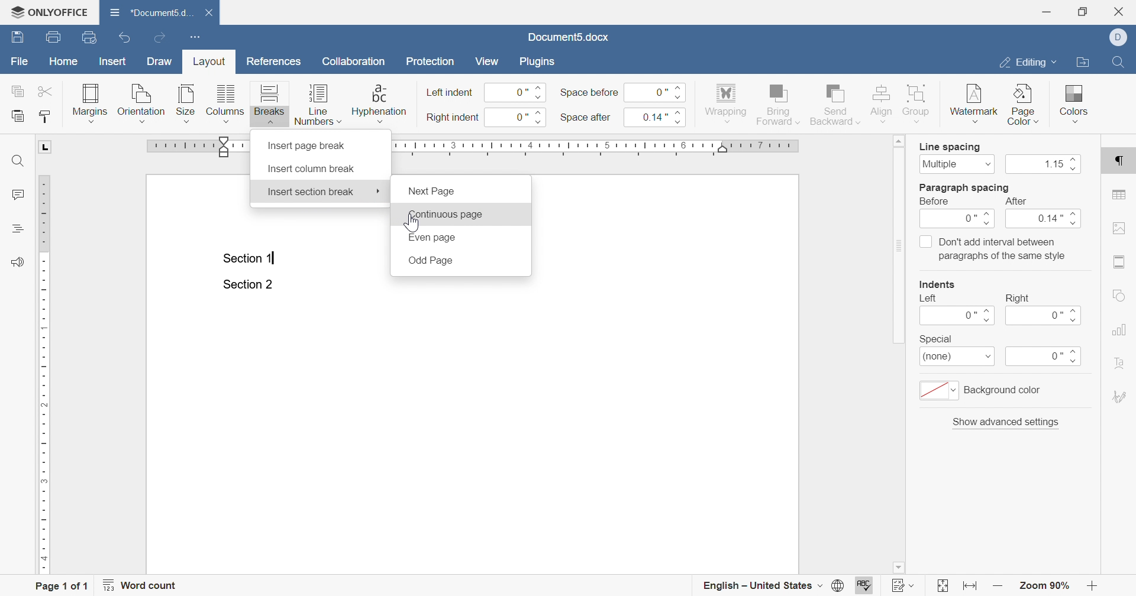 The height and width of the screenshot is (596, 1136). Describe the element at coordinates (208, 13) in the screenshot. I see `close` at that location.